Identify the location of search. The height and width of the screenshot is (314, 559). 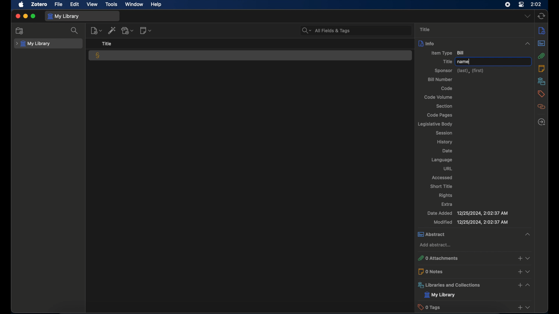
(75, 30).